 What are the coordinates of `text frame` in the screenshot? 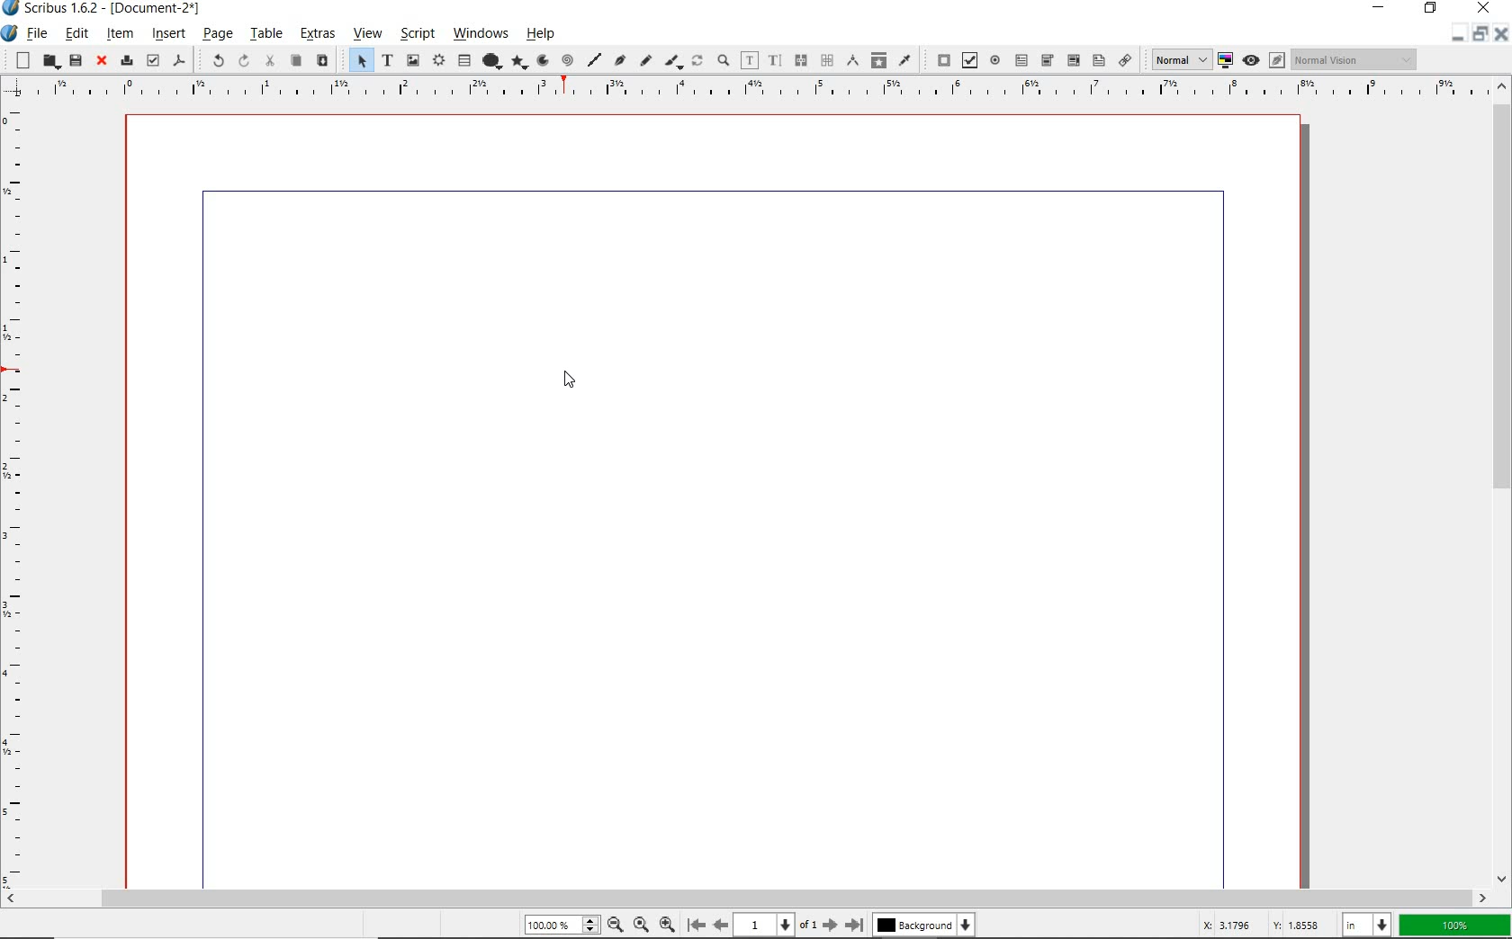 It's located at (387, 62).